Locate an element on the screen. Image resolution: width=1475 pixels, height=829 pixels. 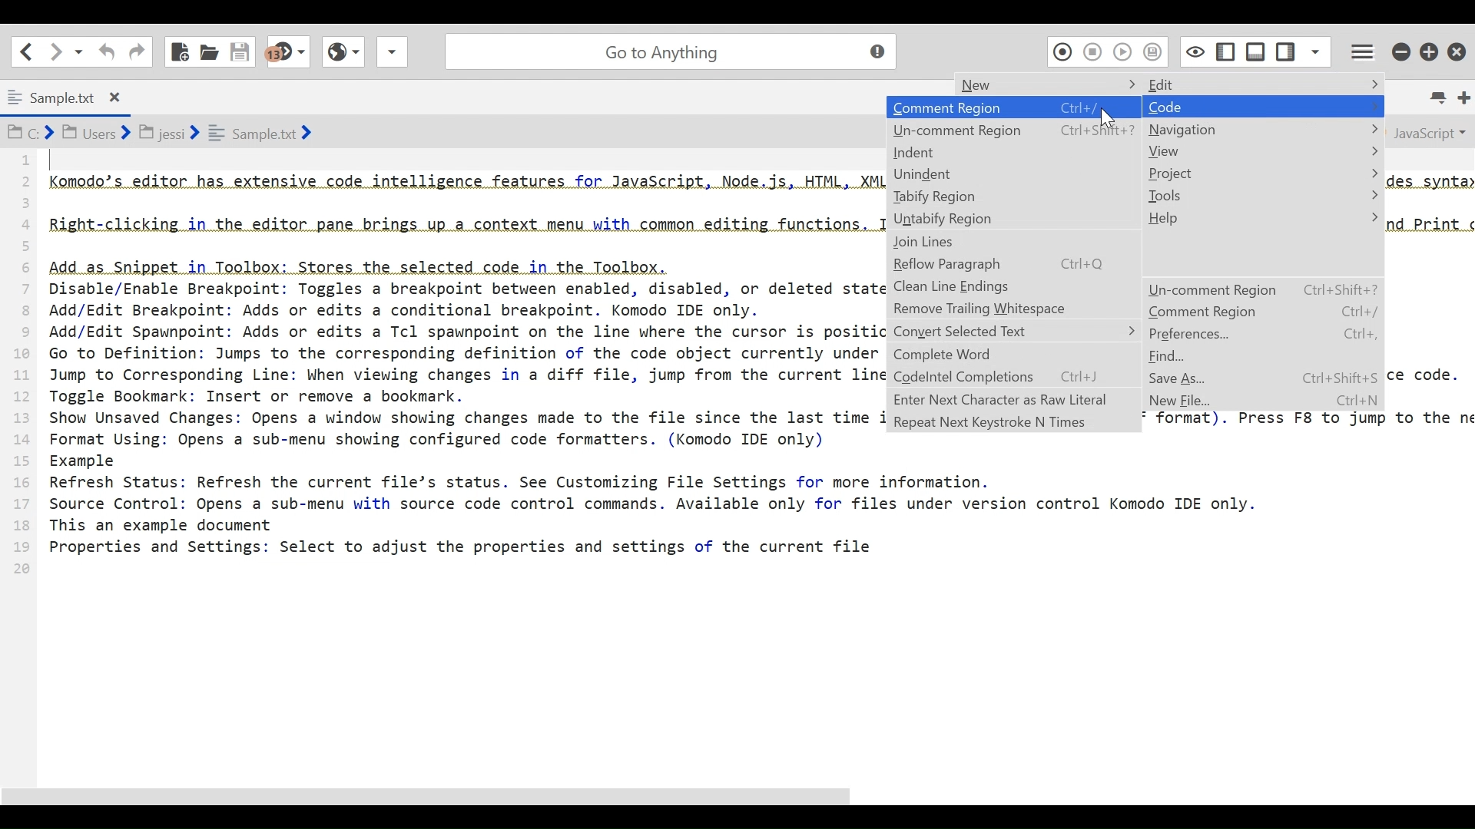
View  is located at coordinates (1261, 151).